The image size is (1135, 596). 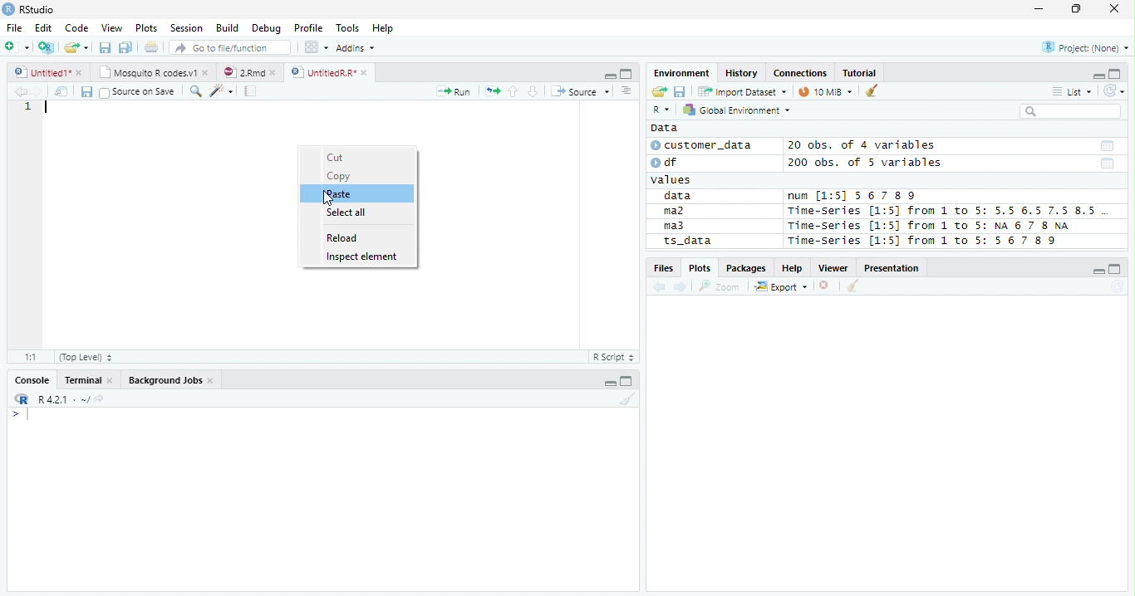 What do you see at coordinates (827, 91) in the screenshot?
I see `10 MiB` at bounding box center [827, 91].